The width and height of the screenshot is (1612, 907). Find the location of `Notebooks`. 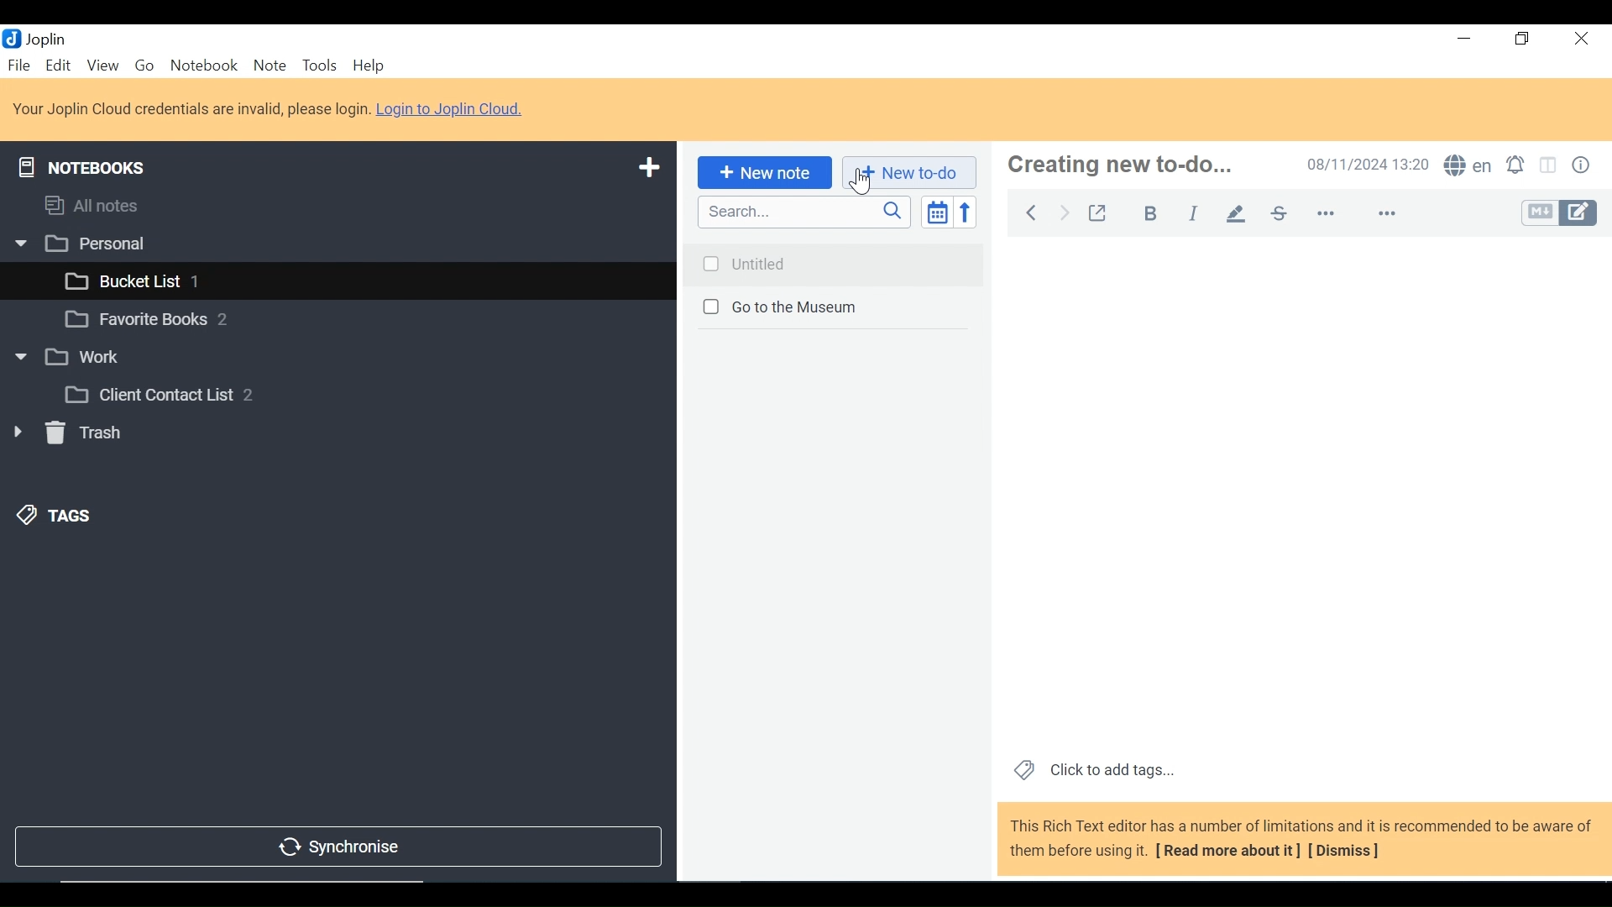

Notebooks is located at coordinates (82, 164).